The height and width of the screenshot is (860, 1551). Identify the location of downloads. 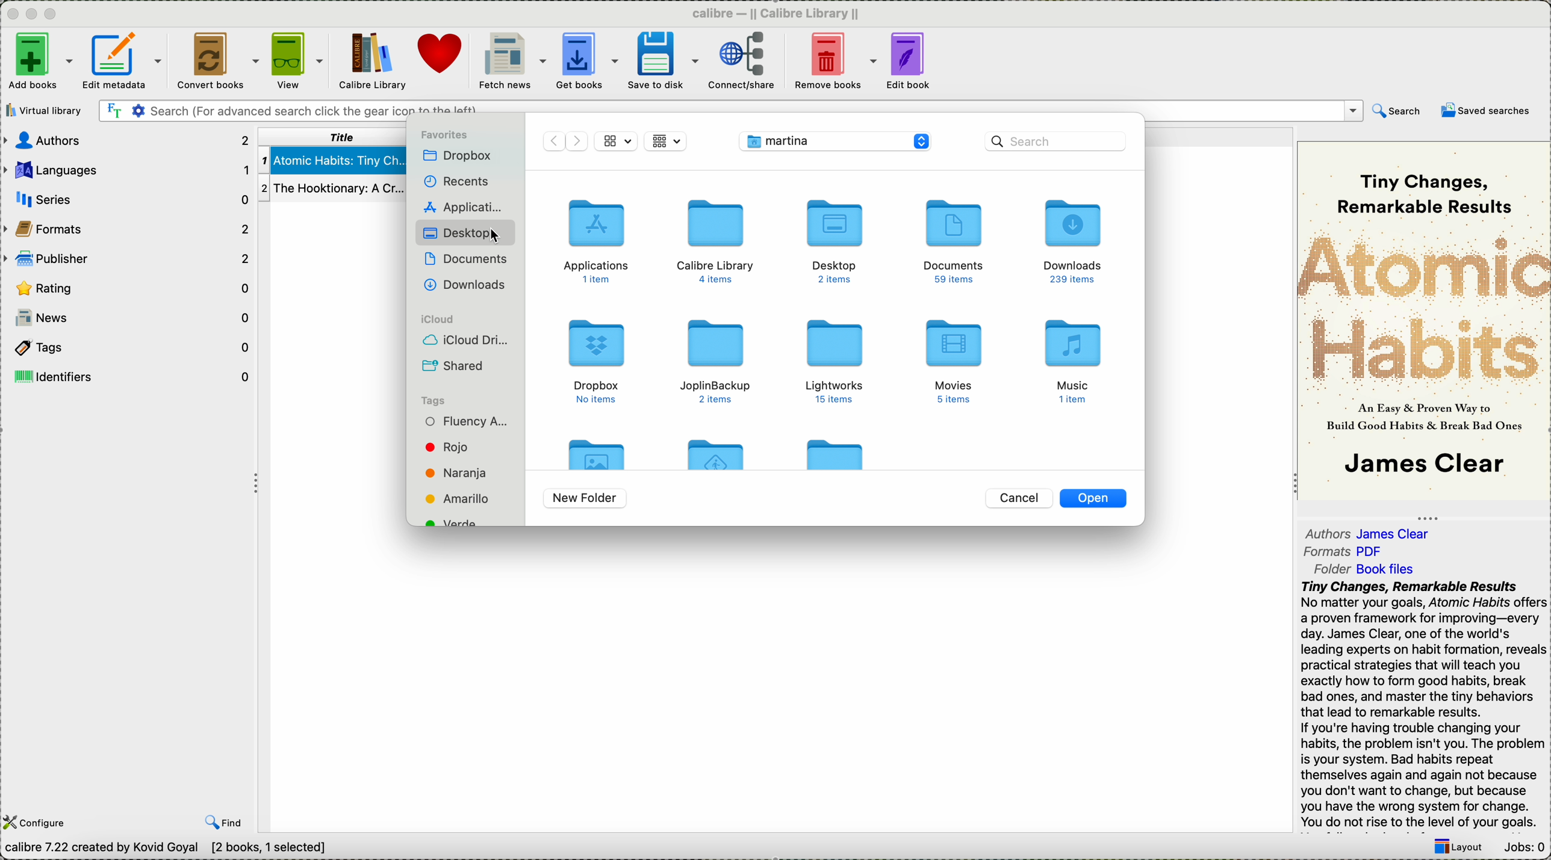
(469, 286).